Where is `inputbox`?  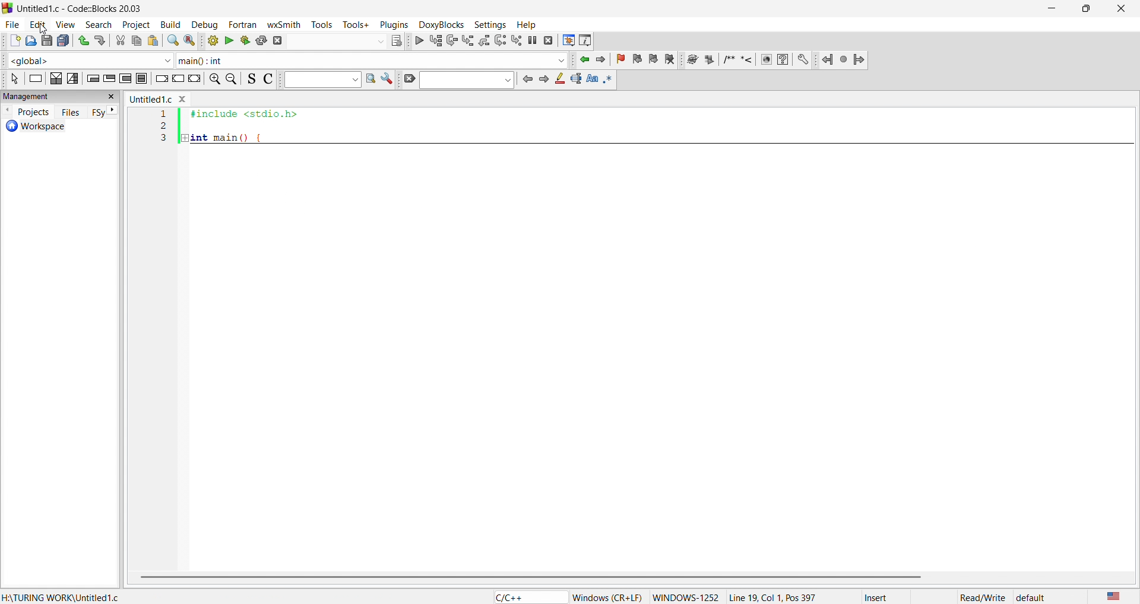 inputbox is located at coordinates (466, 80).